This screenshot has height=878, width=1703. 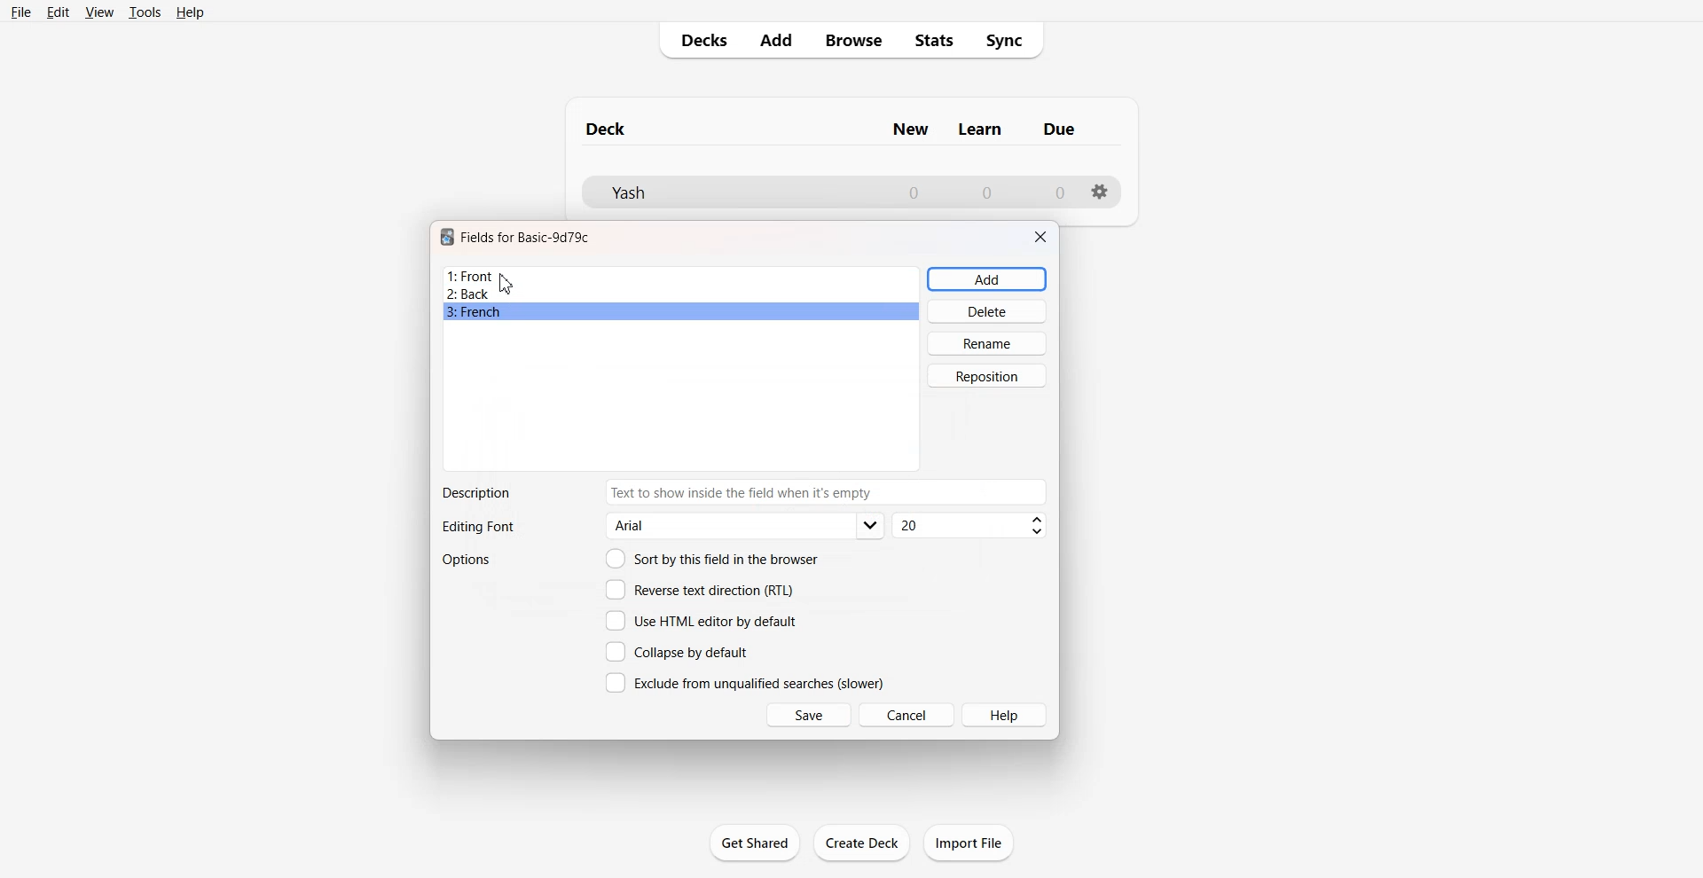 I want to click on Add, so click(x=774, y=40).